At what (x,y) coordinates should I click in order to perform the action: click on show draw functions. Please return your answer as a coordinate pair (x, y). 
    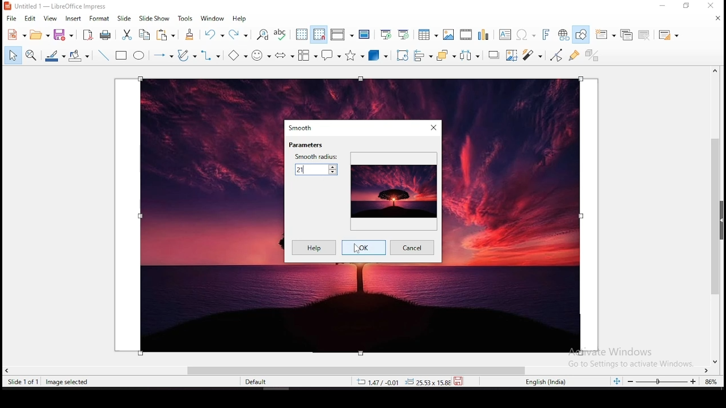
    Looking at the image, I should click on (583, 34).